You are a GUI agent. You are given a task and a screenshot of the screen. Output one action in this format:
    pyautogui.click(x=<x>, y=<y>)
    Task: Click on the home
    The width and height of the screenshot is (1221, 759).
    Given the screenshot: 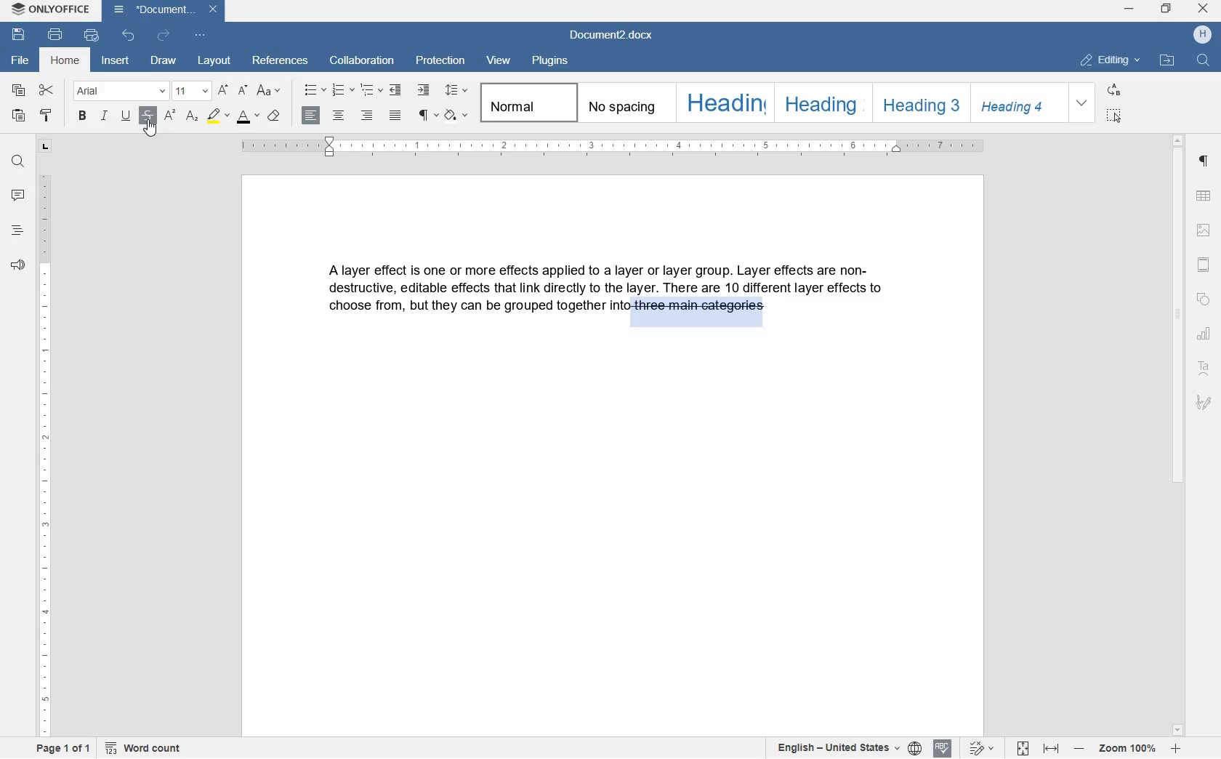 What is the action you would take?
    pyautogui.click(x=66, y=62)
    